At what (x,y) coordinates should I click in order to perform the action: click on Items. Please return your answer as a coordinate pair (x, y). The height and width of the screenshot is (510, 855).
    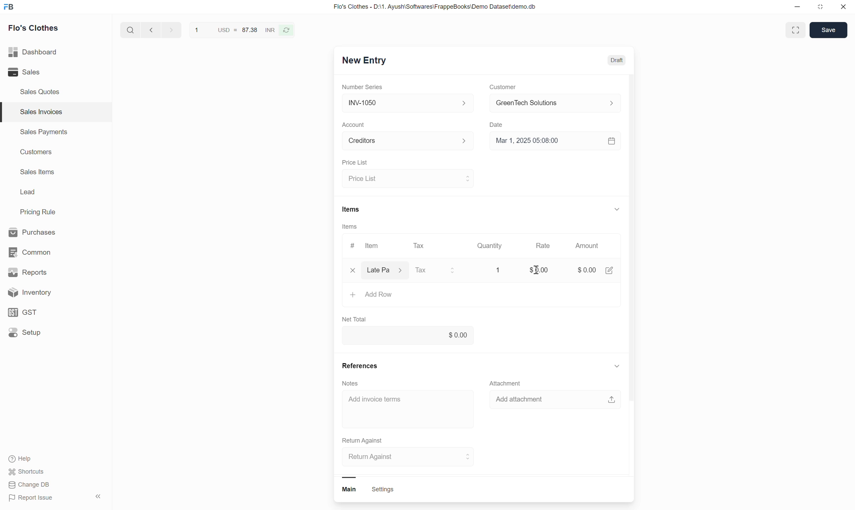
    Looking at the image, I should click on (350, 228).